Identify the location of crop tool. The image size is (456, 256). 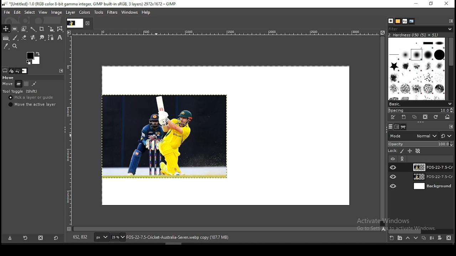
(41, 28).